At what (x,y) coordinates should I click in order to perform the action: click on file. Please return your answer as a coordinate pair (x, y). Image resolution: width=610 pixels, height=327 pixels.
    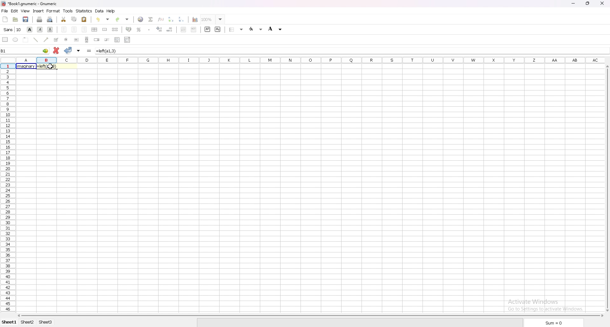
    Looking at the image, I should click on (5, 11).